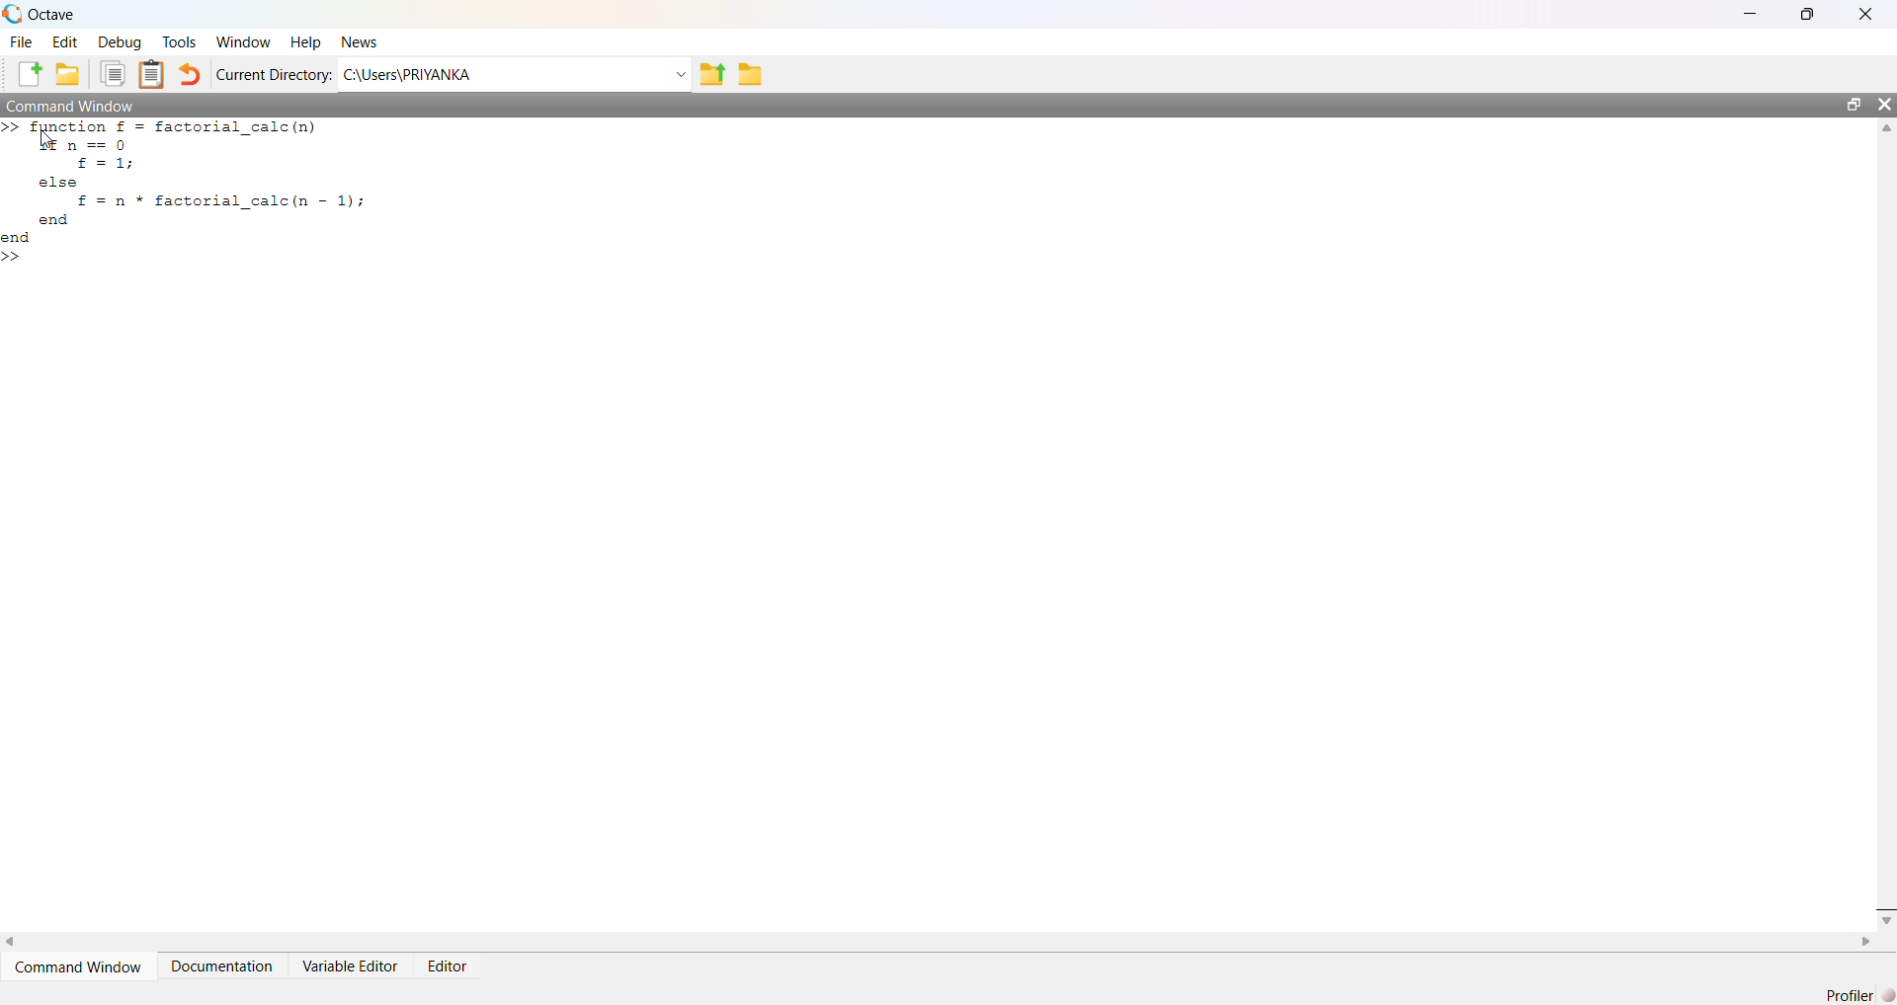 The image size is (1897, 1005). What do you see at coordinates (67, 41) in the screenshot?
I see `edit` at bounding box center [67, 41].